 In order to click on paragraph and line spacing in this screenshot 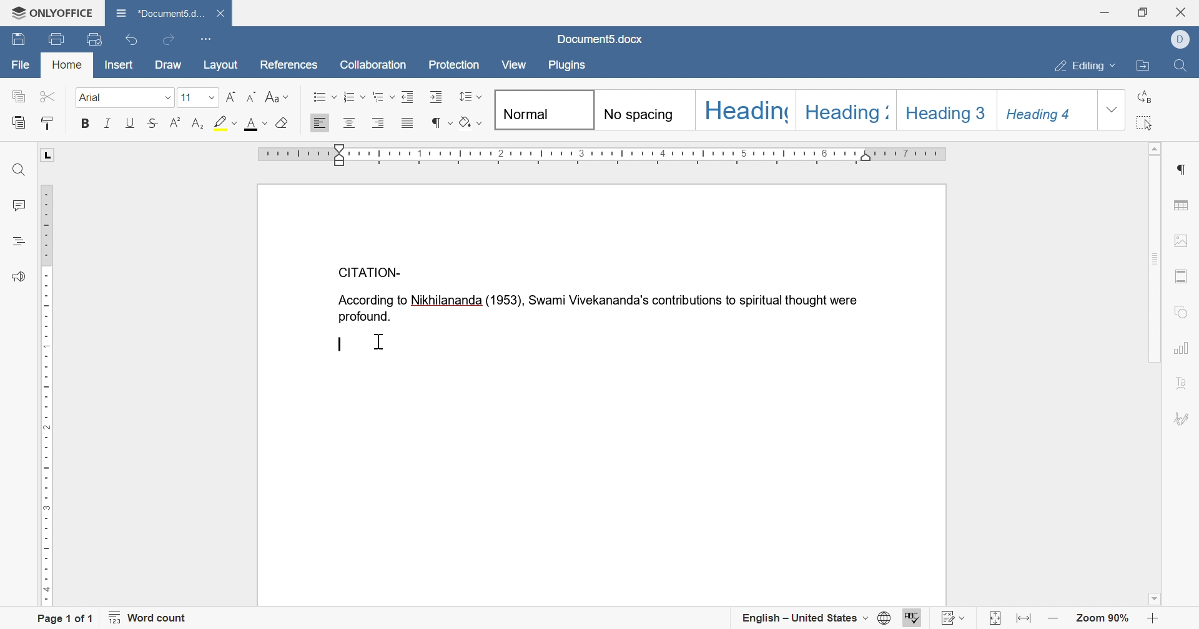, I will do `click(470, 96)`.